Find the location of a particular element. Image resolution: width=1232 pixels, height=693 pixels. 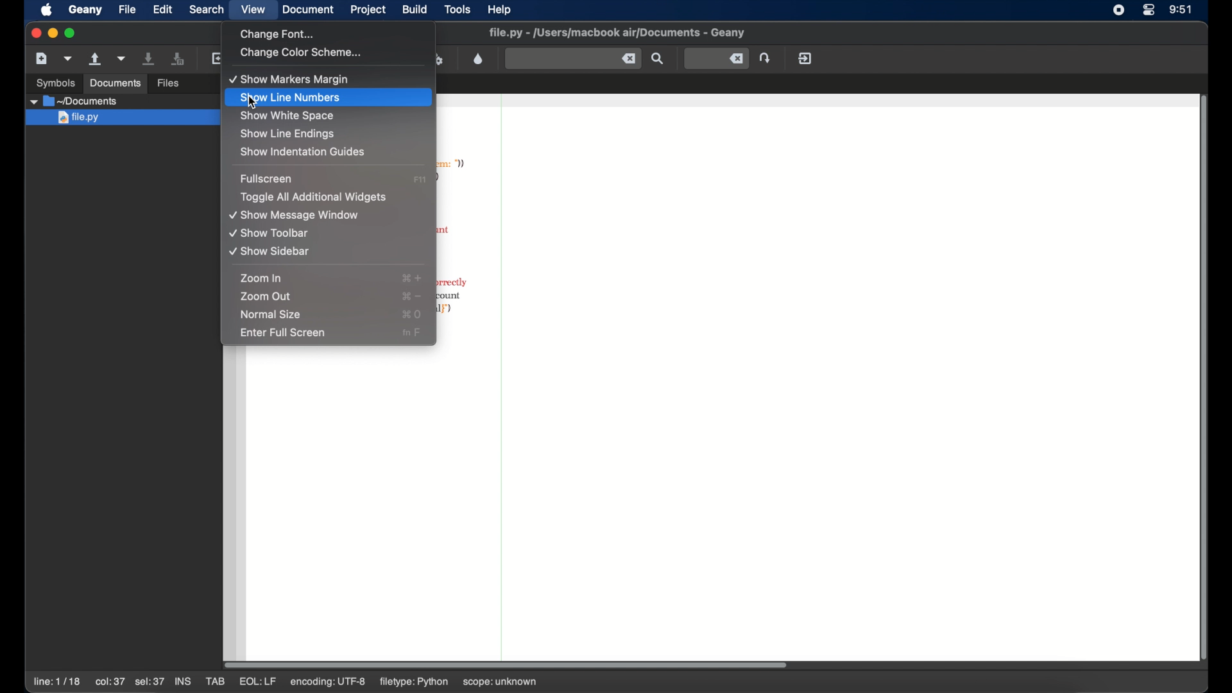

reload current file from disk is located at coordinates (218, 58).